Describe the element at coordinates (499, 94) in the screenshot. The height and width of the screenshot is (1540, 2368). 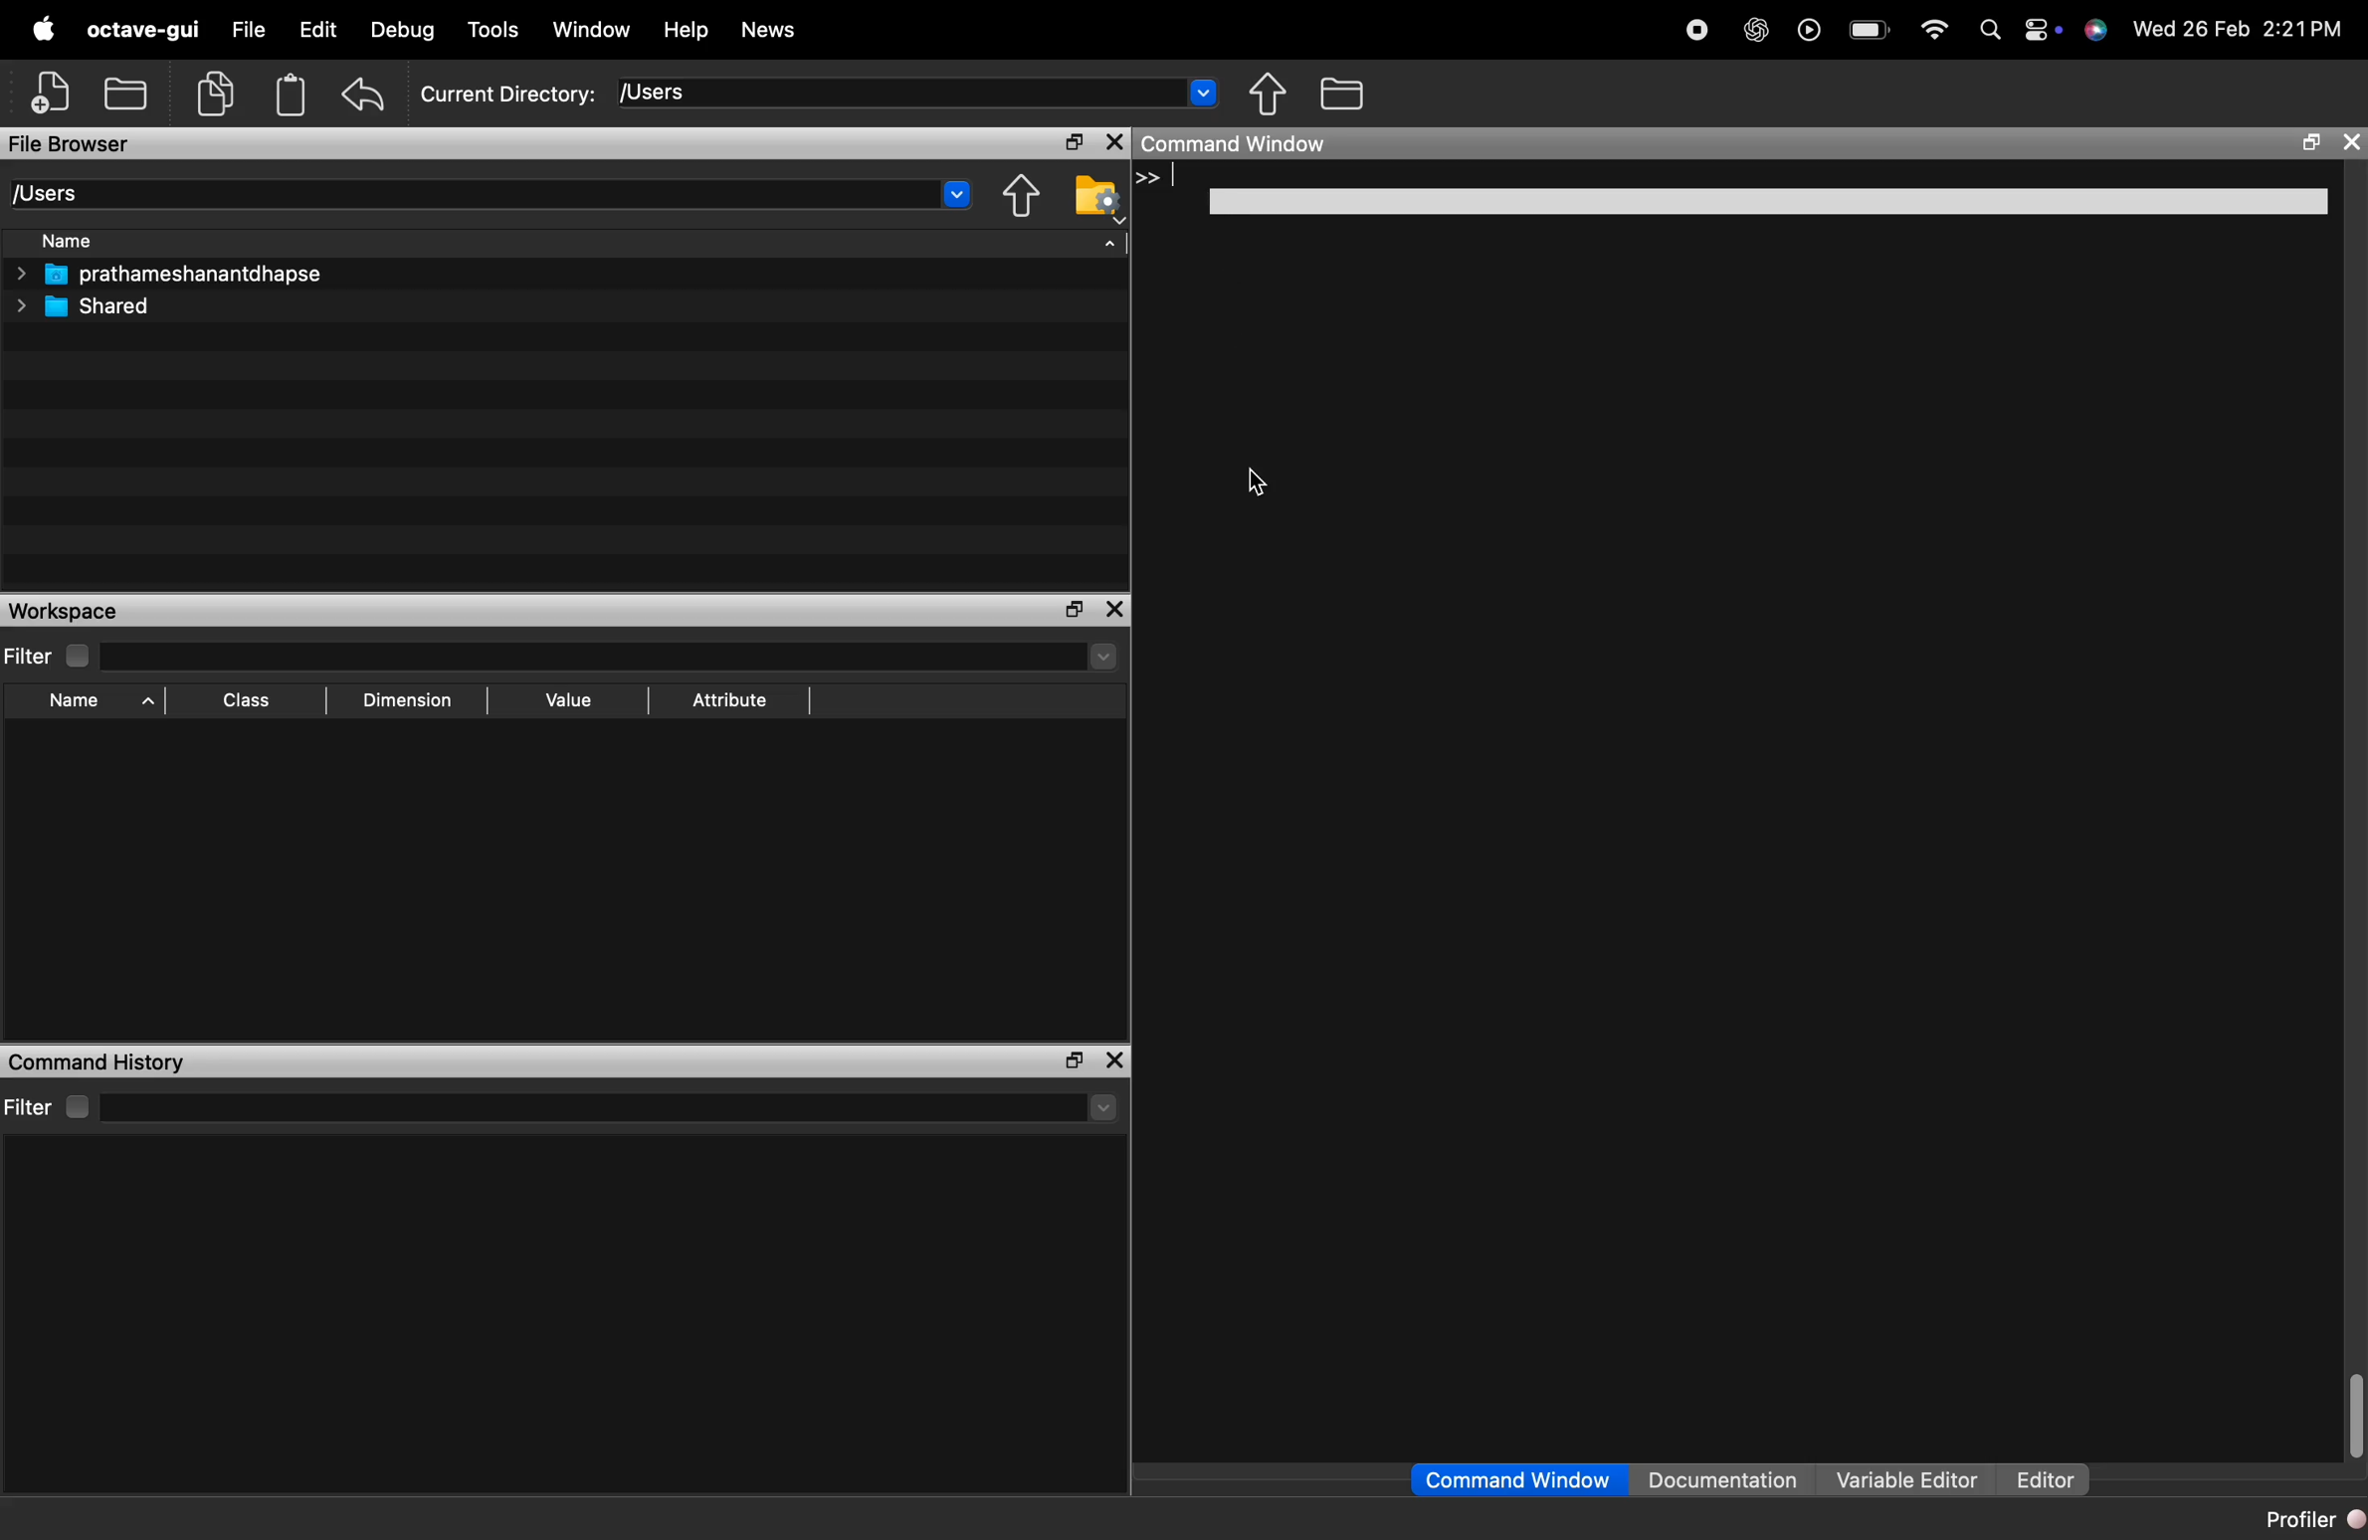
I see `Current Directory: [Users` at that location.